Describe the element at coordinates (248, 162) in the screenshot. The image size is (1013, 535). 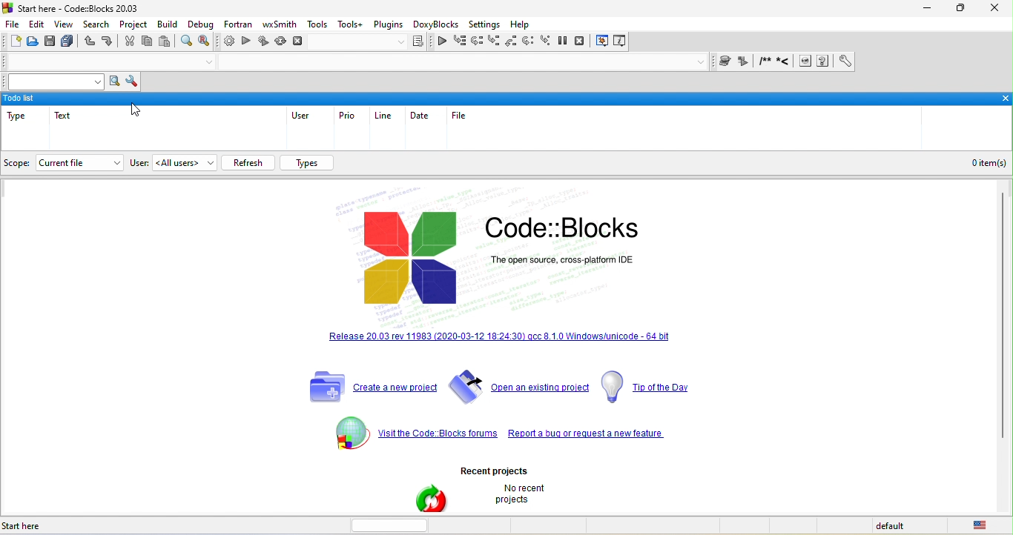
I see `refresh` at that location.